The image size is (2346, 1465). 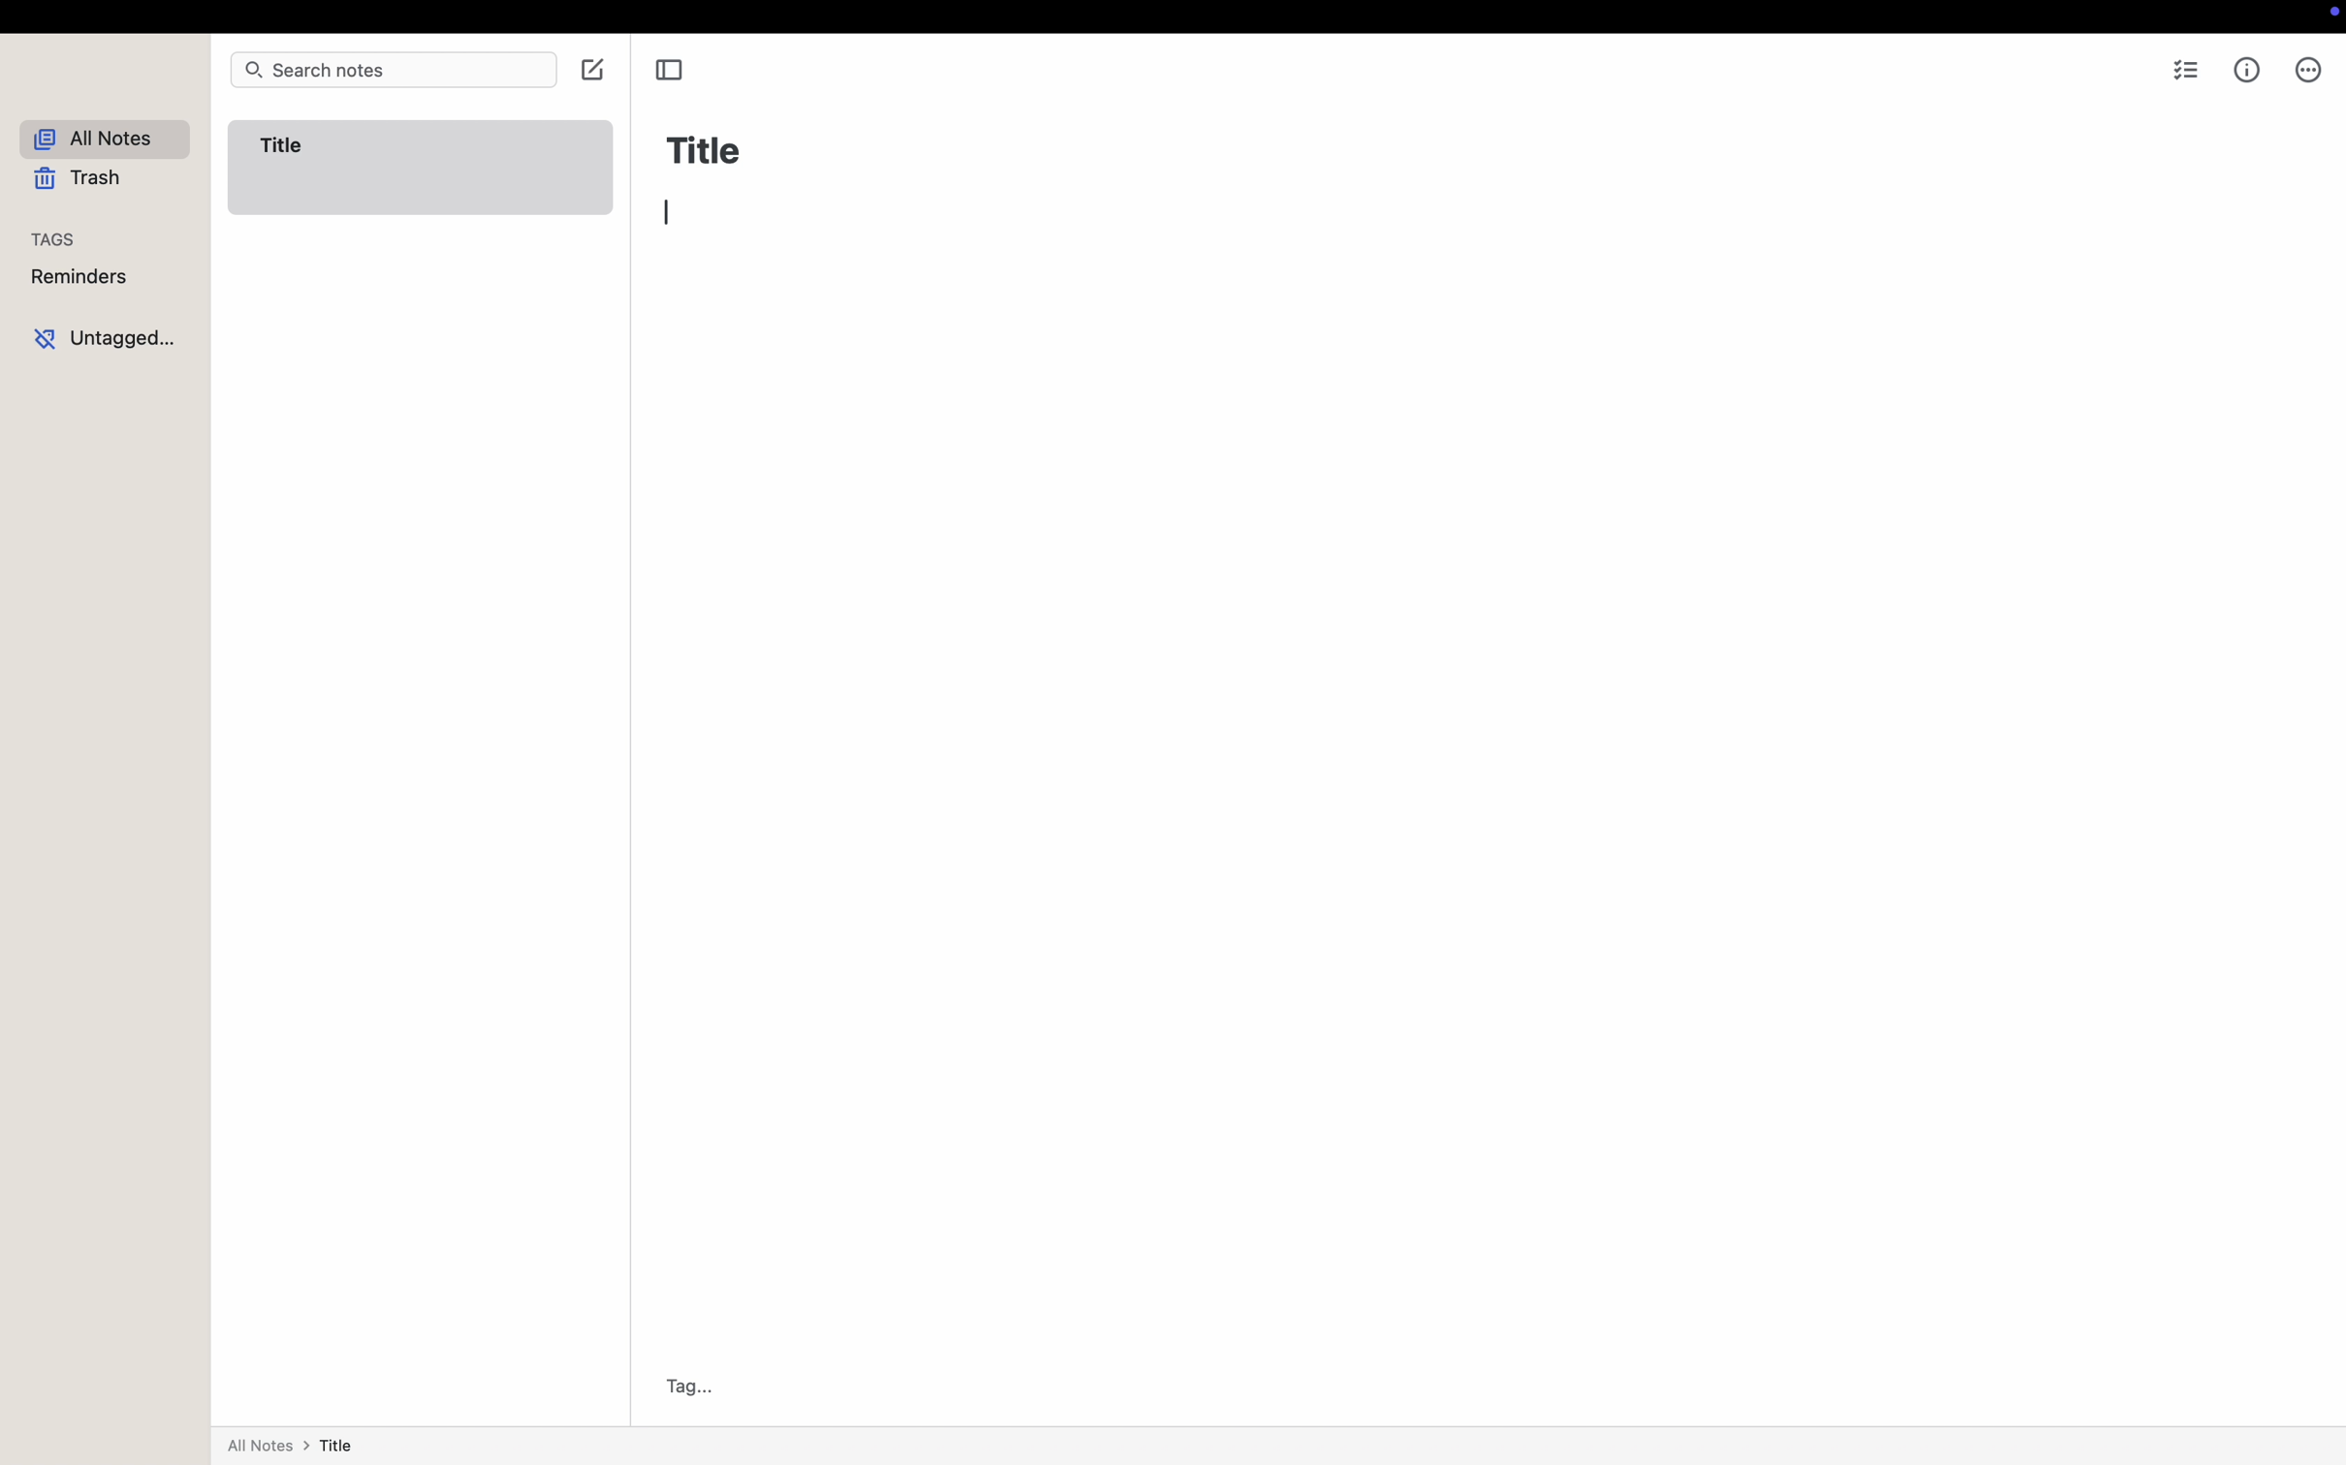 What do you see at coordinates (104, 136) in the screenshot?
I see `all notes` at bounding box center [104, 136].